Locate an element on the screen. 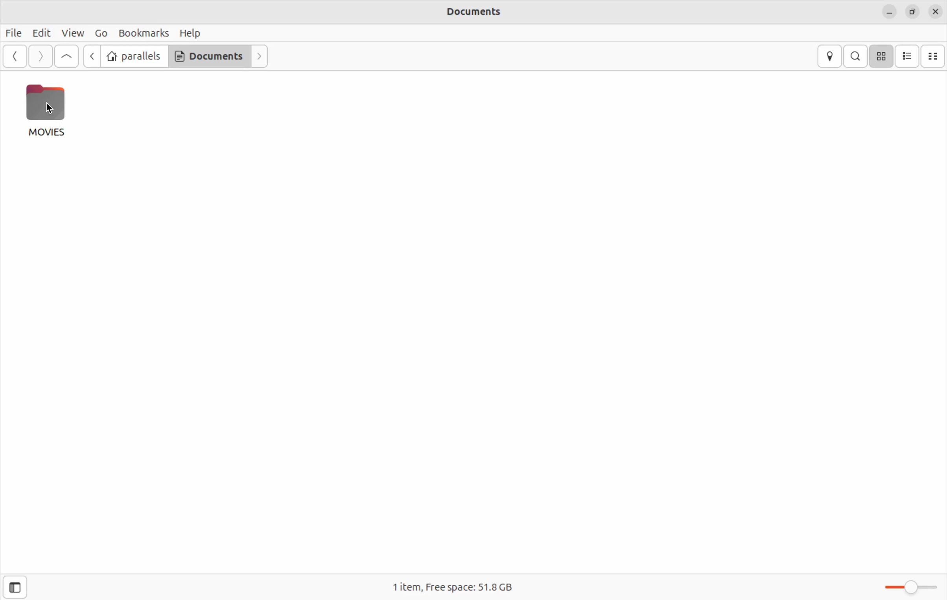  parallels is located at coordinates (134, 55).